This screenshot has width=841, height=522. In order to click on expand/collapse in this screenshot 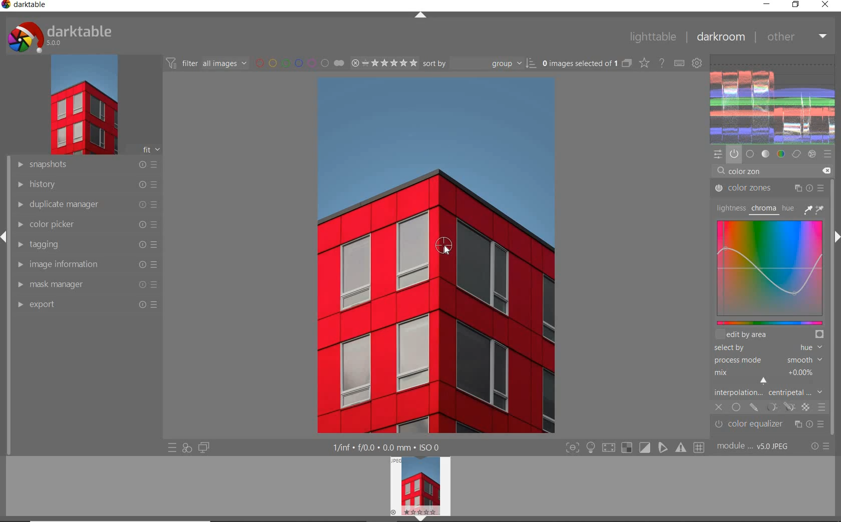, I will do `click(422, 518)`.